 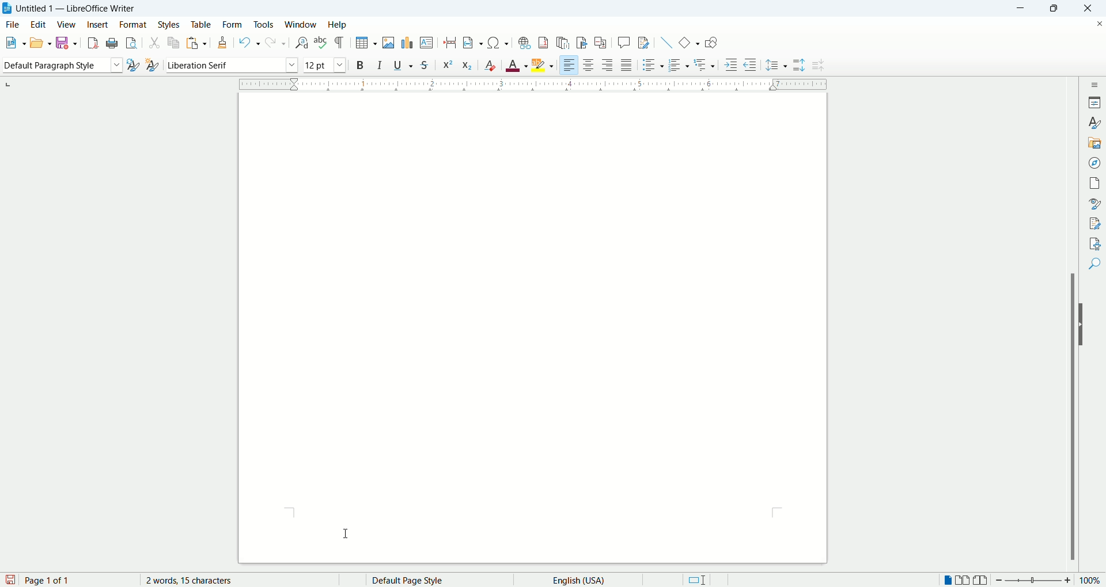 What do you see at coordinates (534, 328) in the screenshot?
I see `main page` at bounding box center [534, 328].